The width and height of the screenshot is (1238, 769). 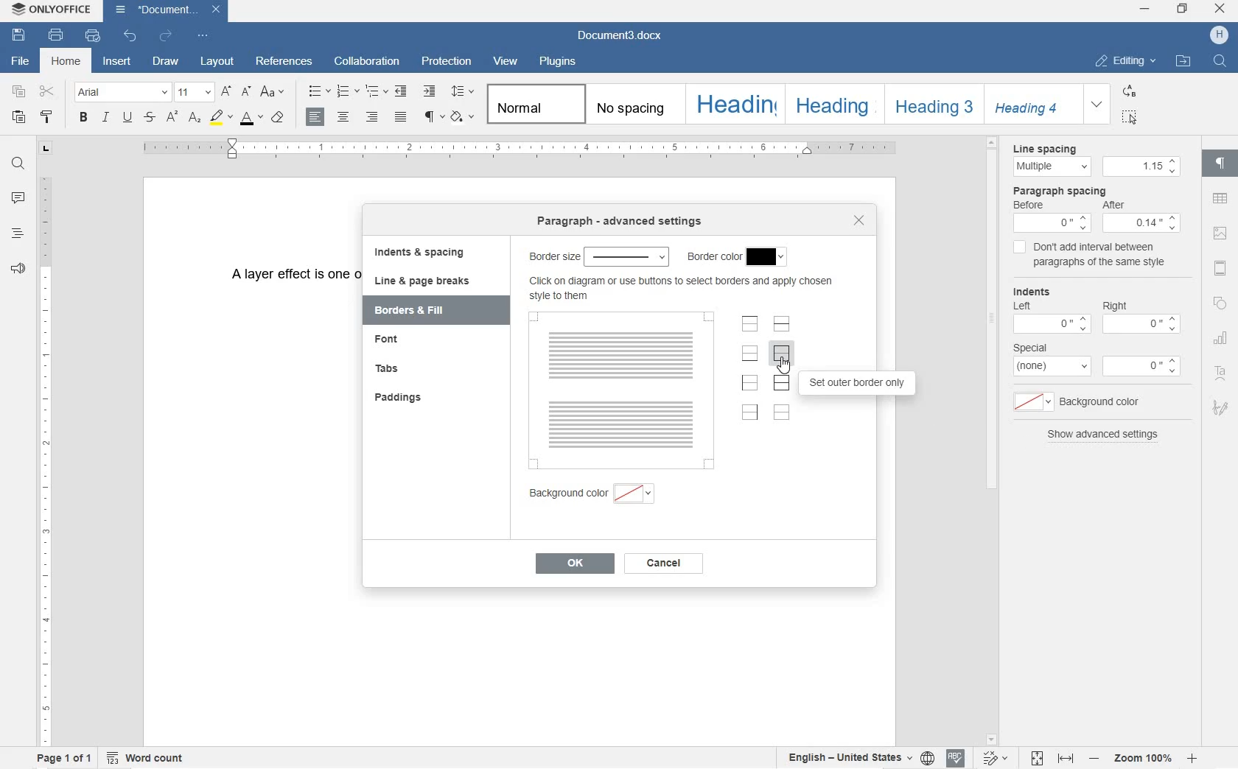 What do you see at coordinates (1220, 198) in the screenshot?
I see `TABLE` at bounding box center [1220, 198].